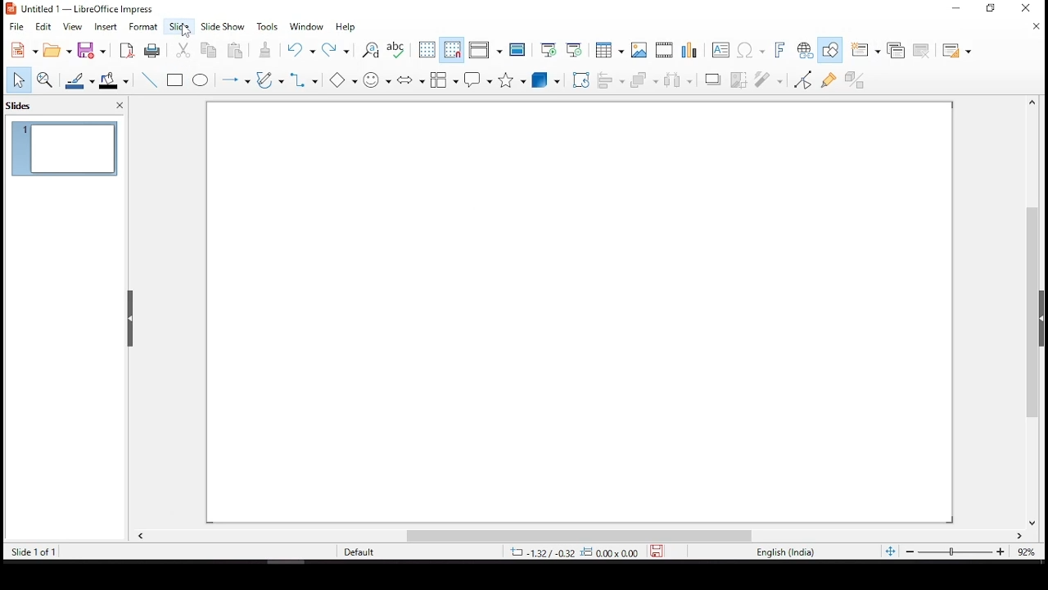 The height and width of the screenshot is (590, 1048). What do you see at coordinates (610, 80) in the screenshot?
I see `align objects` at bounding box center [610, 80].